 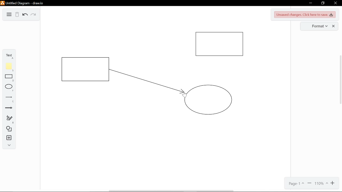 I want to click on Zoom out, so click(x=309, y=184).